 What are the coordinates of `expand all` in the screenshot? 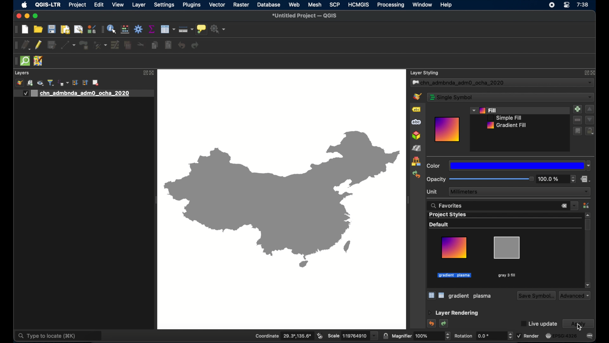 It's located at (75, 83).